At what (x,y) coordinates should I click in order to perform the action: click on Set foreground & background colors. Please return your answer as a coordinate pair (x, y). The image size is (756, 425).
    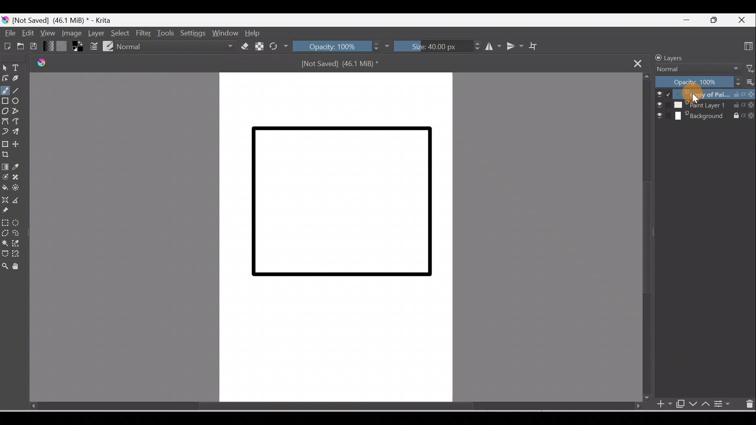
    Looking at the image, I should click on (77, 48).